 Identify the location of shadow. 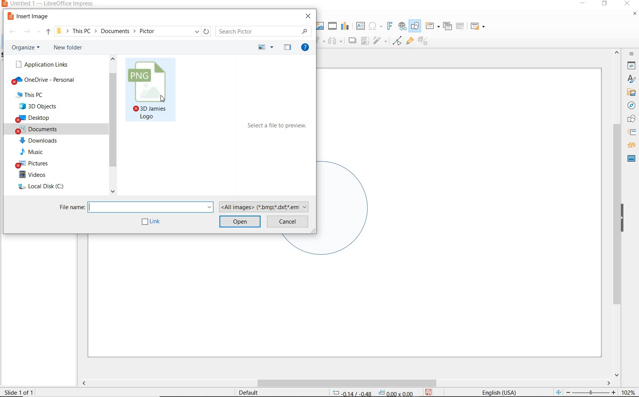
(352, 40).